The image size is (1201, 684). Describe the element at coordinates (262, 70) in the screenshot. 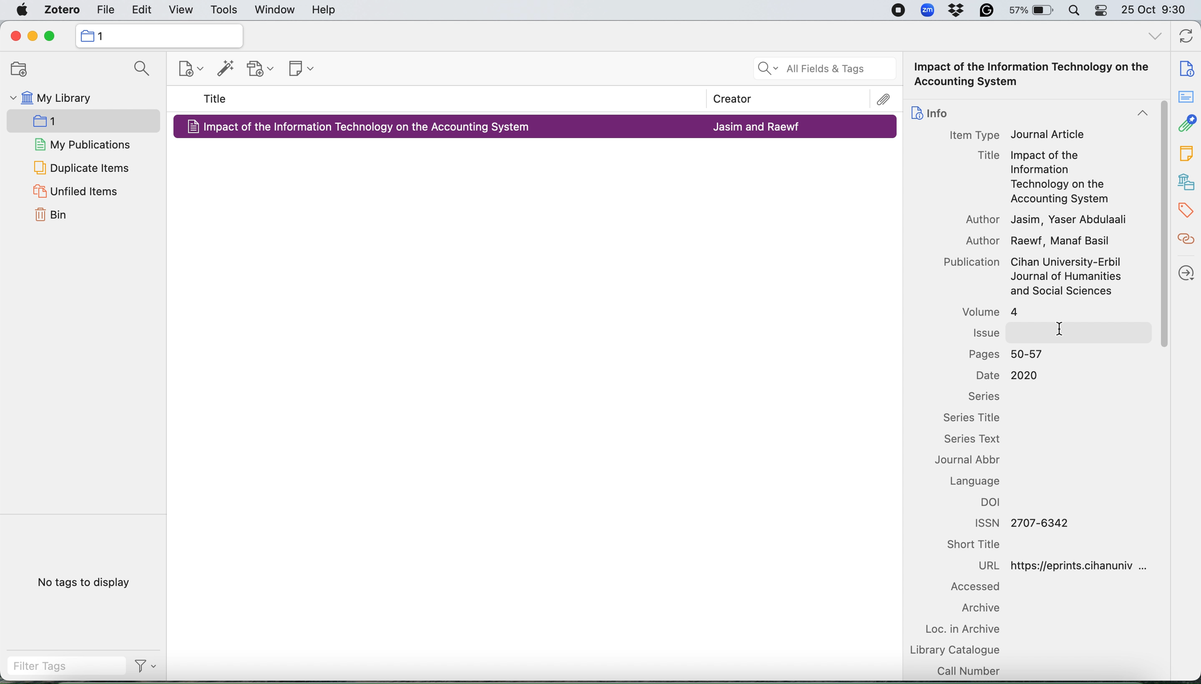

I see `add attachment` at that location.